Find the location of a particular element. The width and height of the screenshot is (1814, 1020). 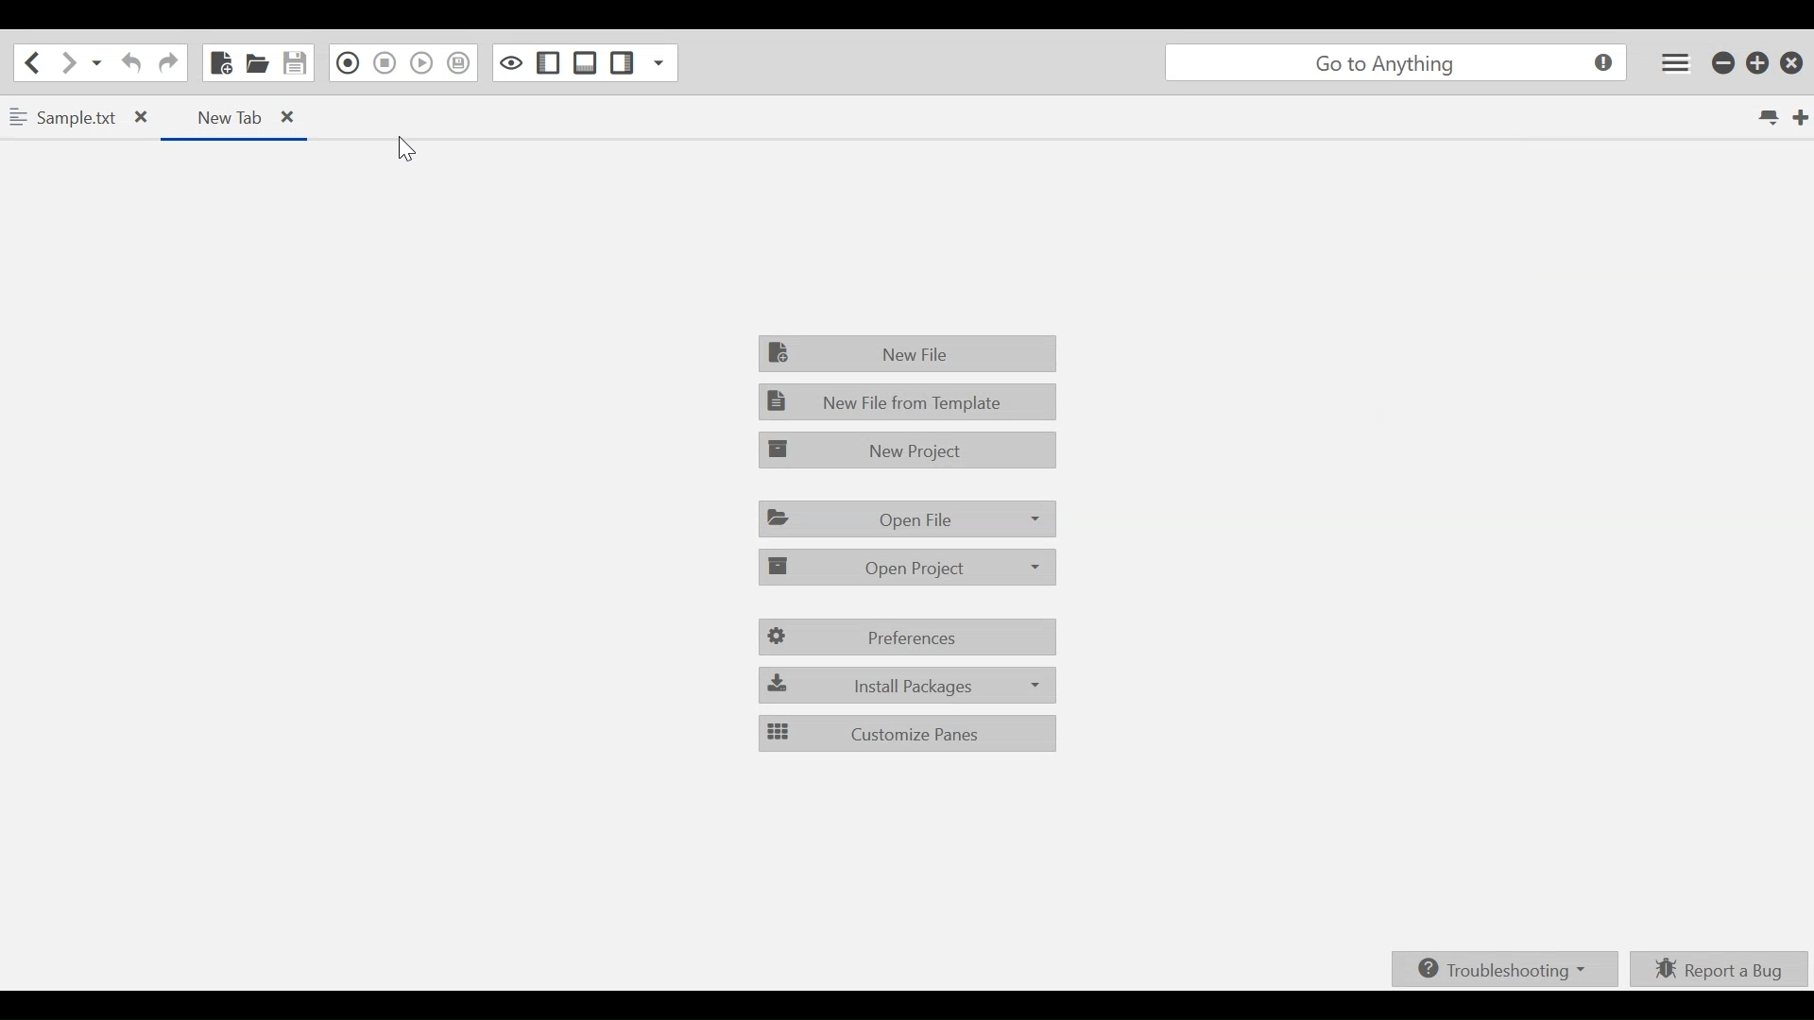

Troubleshooting is located at coordinates (1503, 966).